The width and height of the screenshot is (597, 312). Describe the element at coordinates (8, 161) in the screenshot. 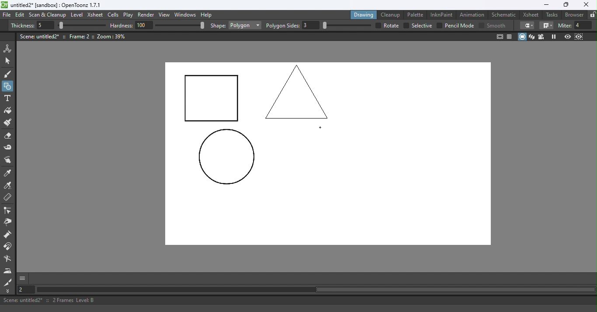

I see `Finger tool` at that location.